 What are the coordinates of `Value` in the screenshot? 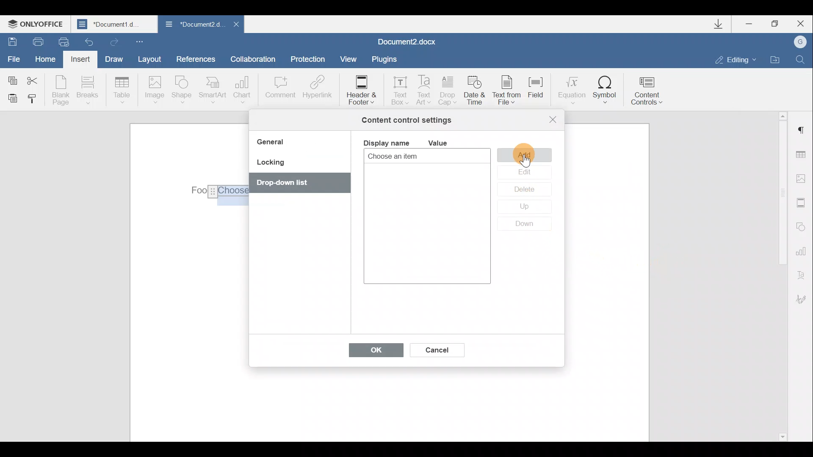 It's located at (445, 143).